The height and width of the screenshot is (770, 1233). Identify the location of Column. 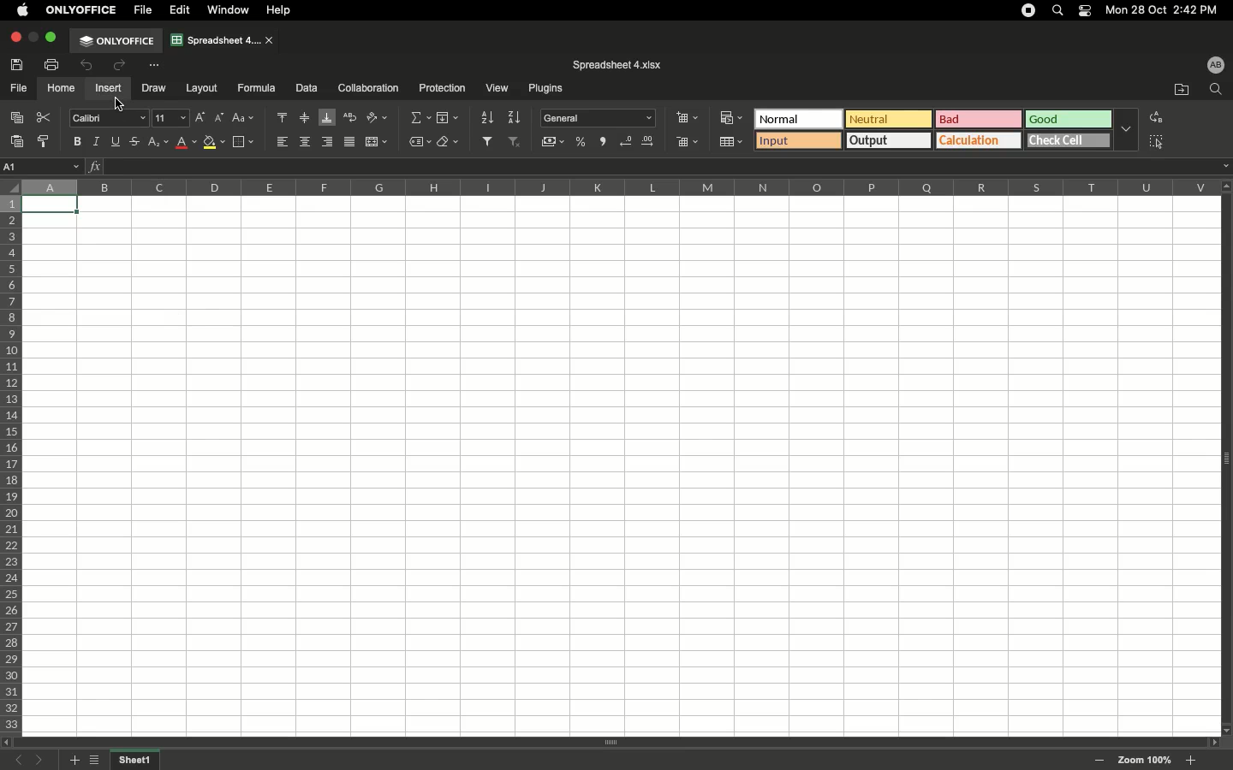
(616, 187).